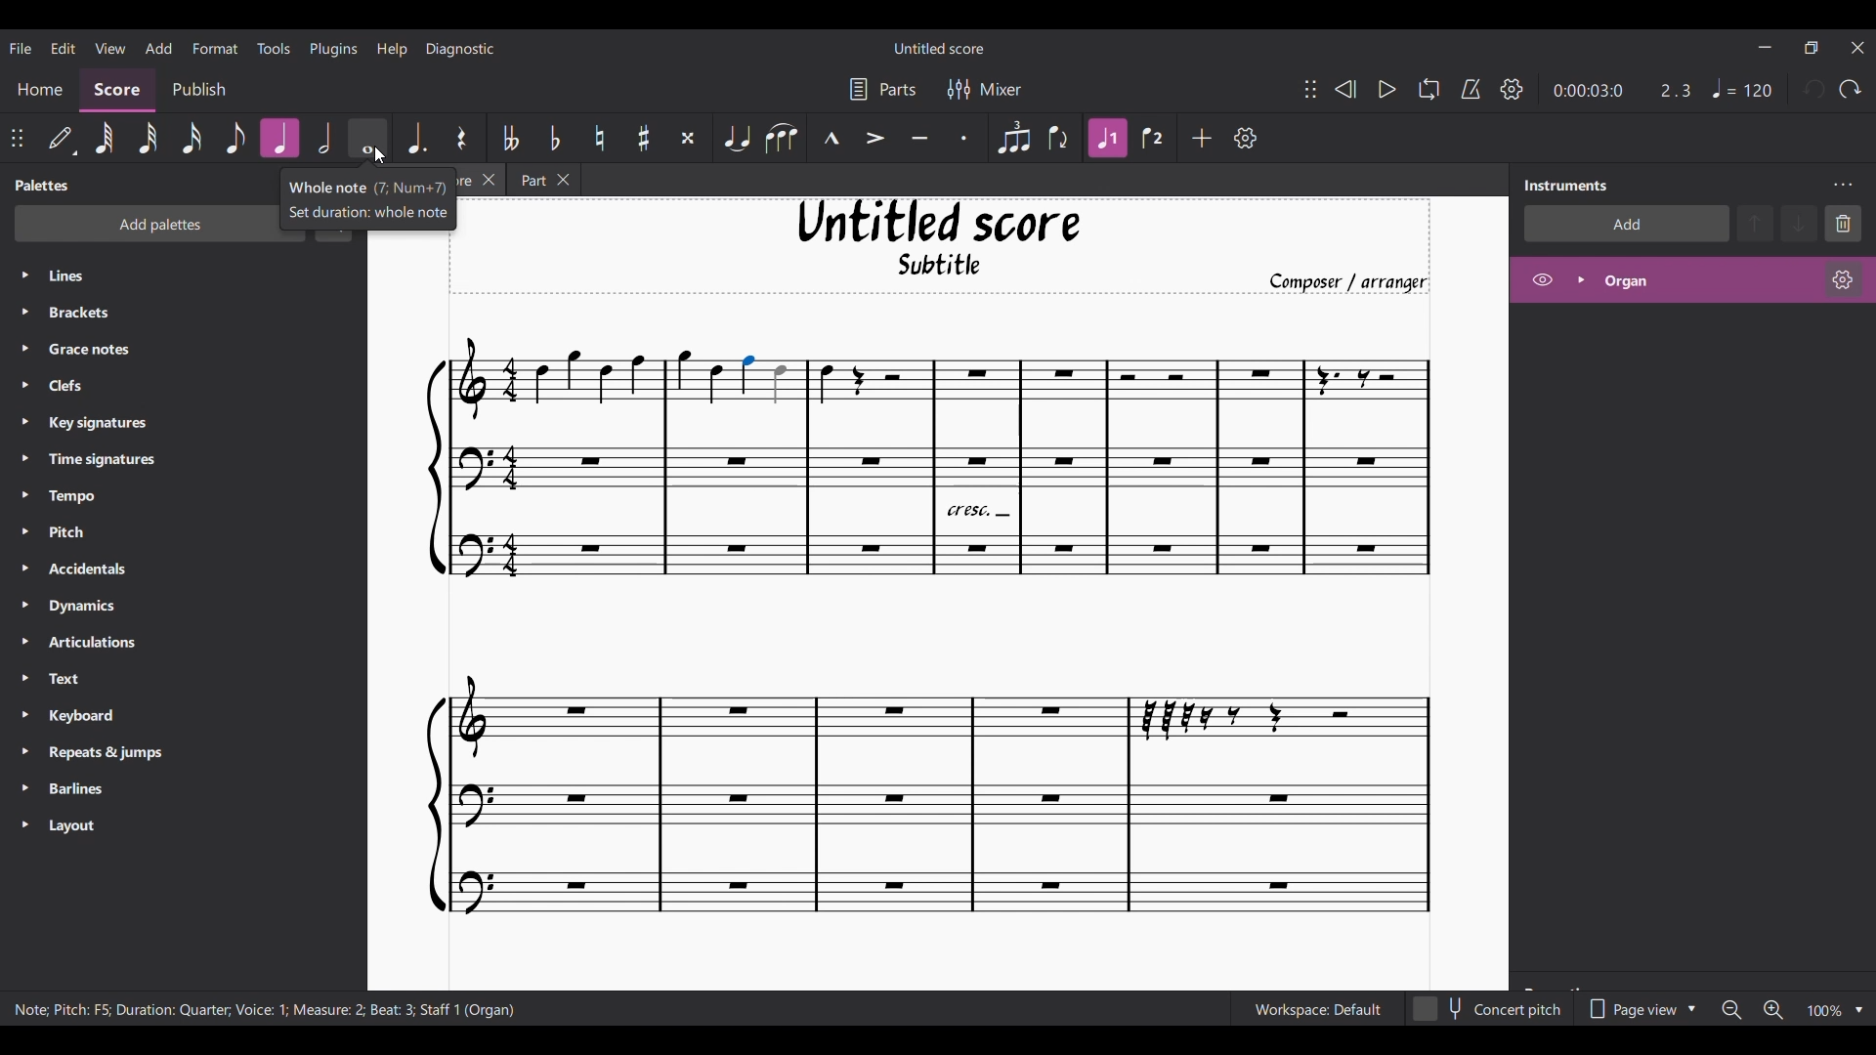  What do you see at coordinates (644, 138) in the screenshot?
I see `Toggle sharp` at bounding box center [644, 138].